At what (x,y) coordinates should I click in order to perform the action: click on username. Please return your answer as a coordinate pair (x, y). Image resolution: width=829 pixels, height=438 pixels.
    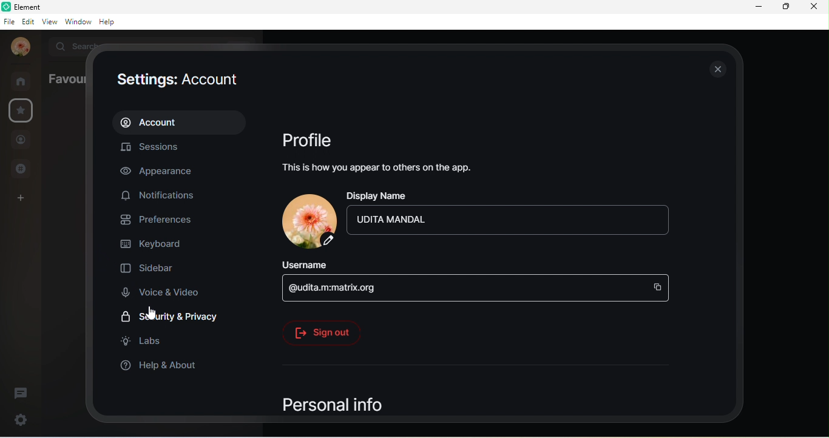
    Looking at the image, I should click on (308, 264).